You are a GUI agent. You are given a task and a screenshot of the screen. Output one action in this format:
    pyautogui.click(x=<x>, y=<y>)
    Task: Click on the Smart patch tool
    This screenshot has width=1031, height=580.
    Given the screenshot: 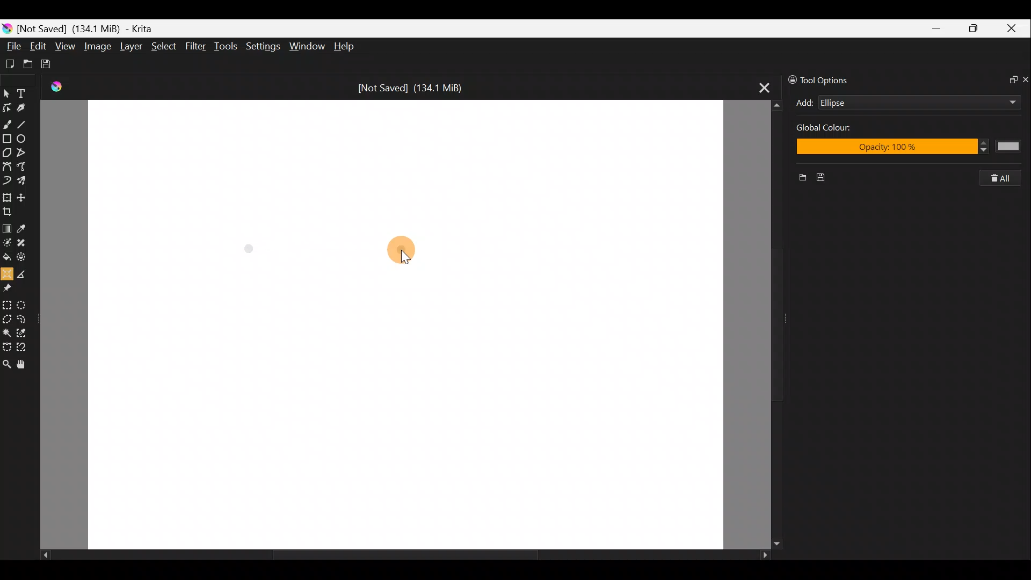 What is the action you would take?
    pyautogui.click(x=26, y=244)
    